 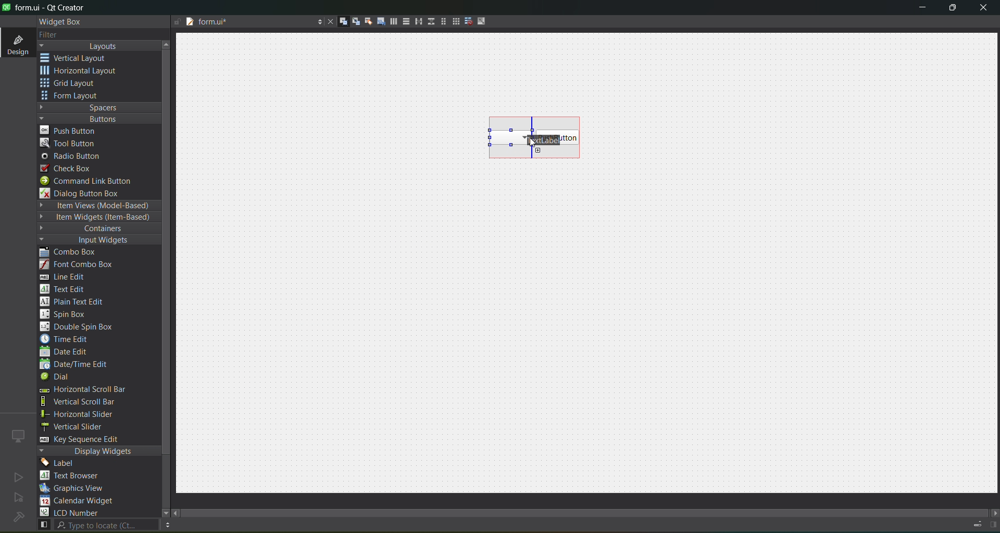 I want to click on spaces, so click(x=99, y=107).